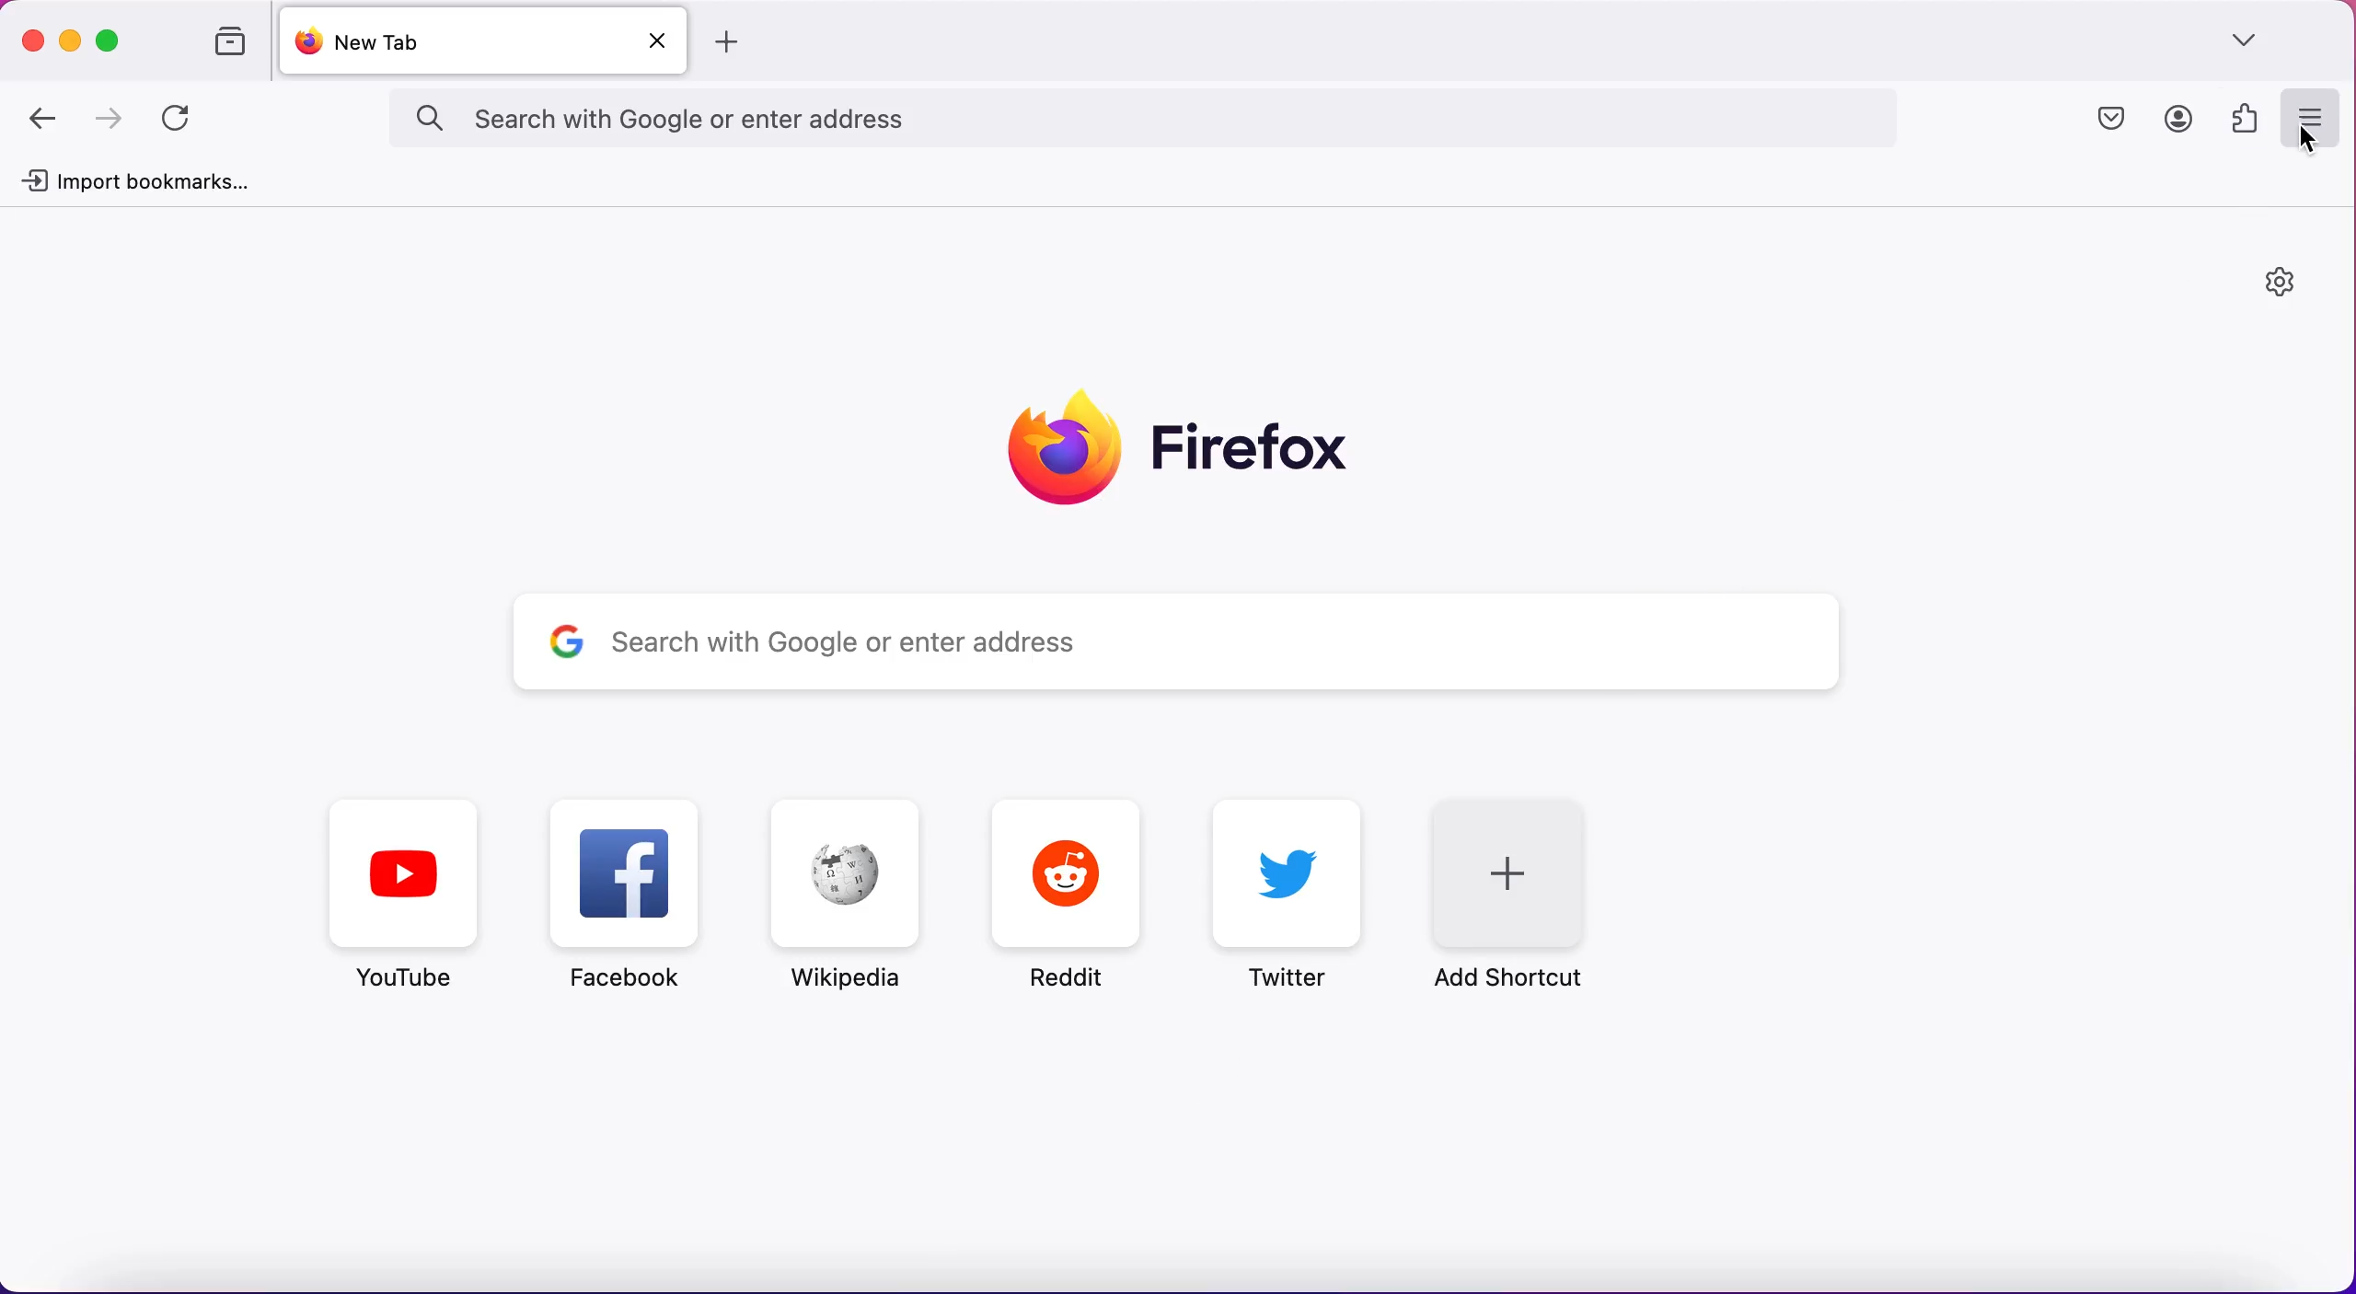 The height and width of the screenshot is (1294, 2356). I want to click on YouTube, so click(406, 896).